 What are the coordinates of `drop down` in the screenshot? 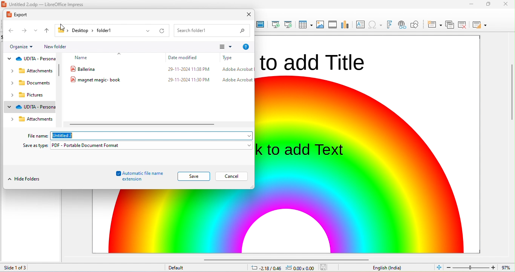 It's located at (247, 136).